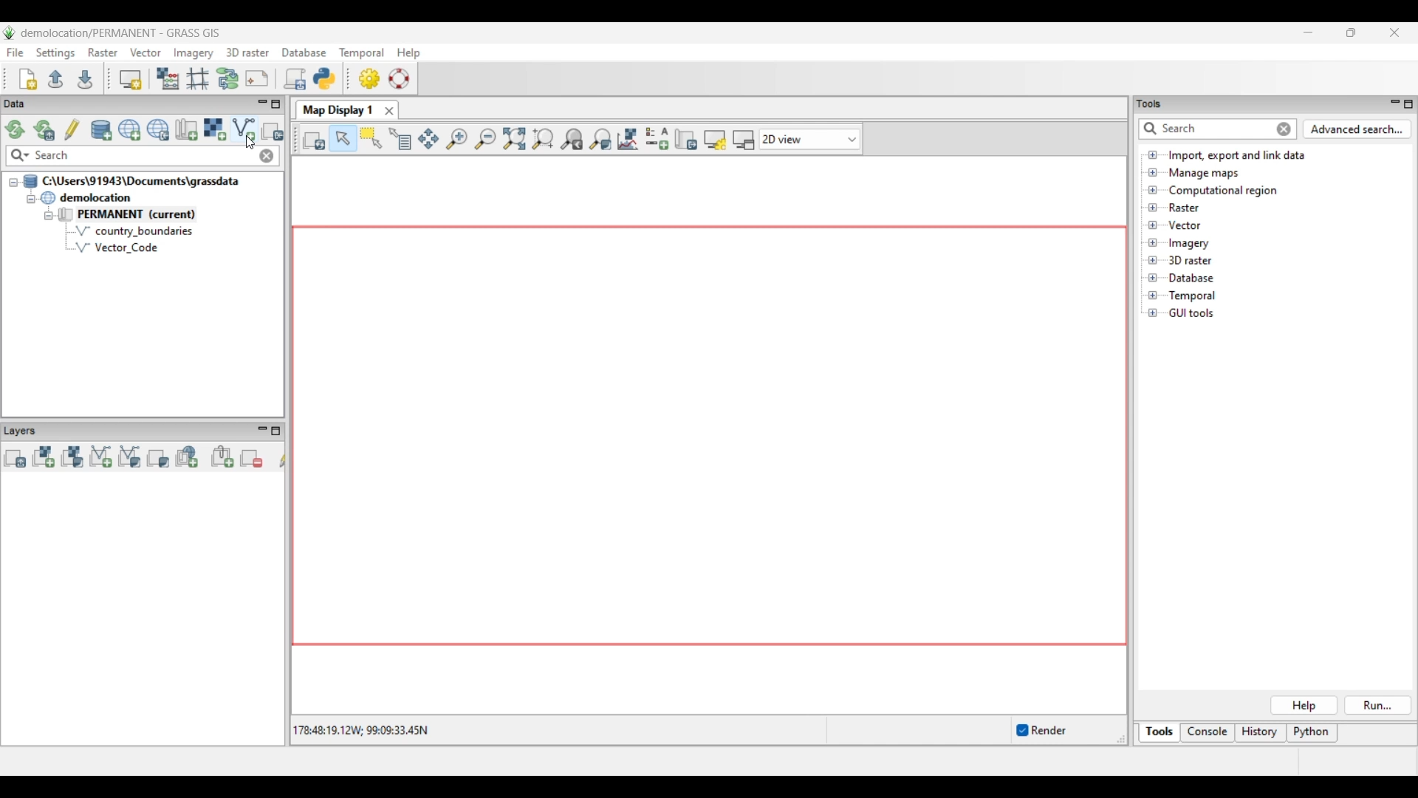 This screenshot has width=1418, height=798. Describe the element at coordinates (304, 53) in the screenshot. I see `Database menu` at that location.